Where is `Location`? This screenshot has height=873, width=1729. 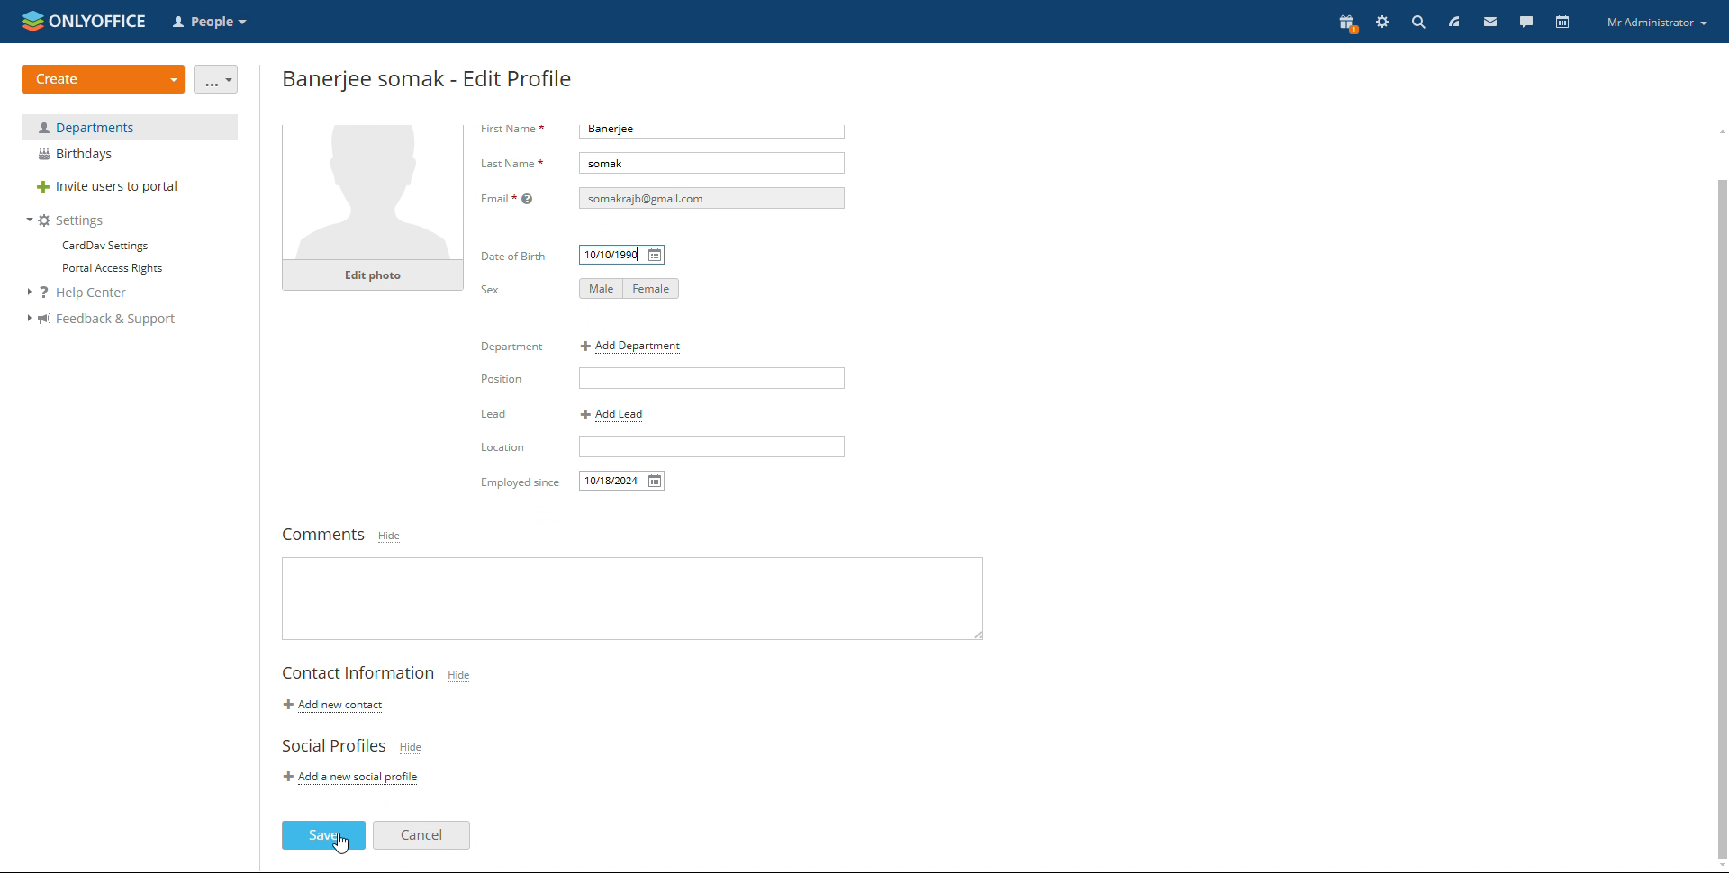 Location is located at coordinates (511, 483).